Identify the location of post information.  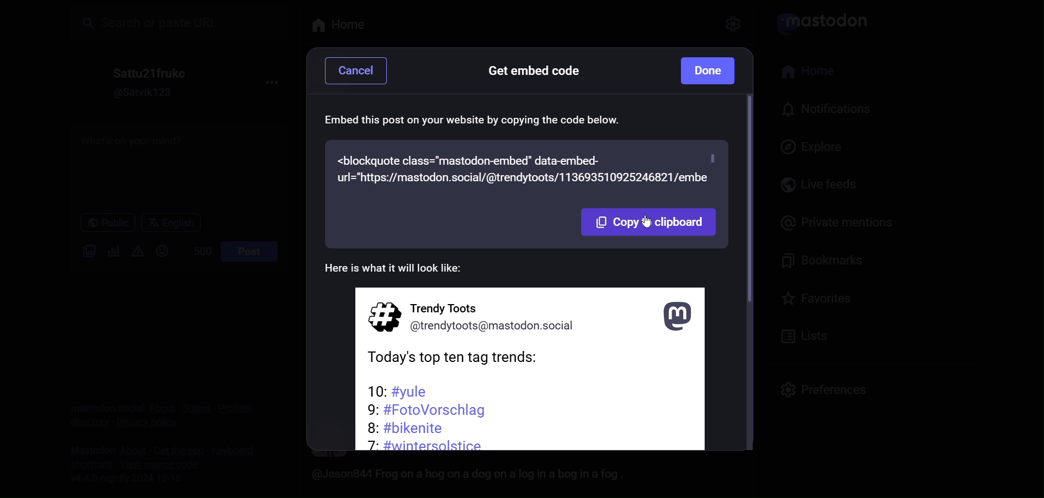
(532, 371).